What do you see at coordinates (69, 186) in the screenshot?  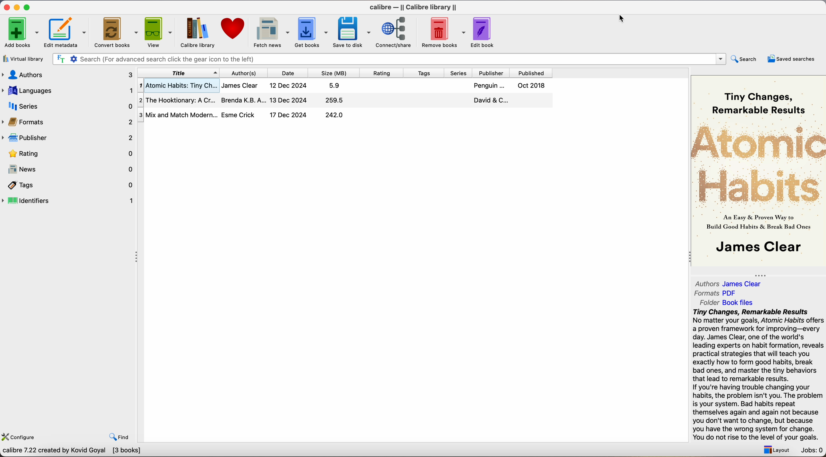 I see `tags` at bounding box center [69, 186].